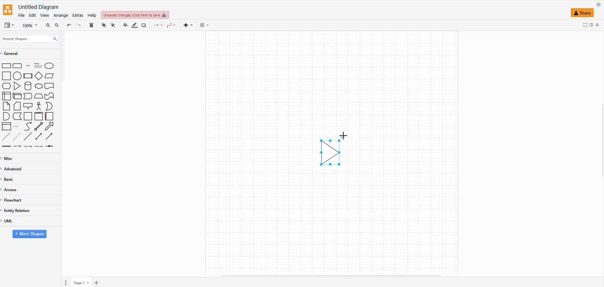 This screenshot has width=604, height=287. I want to click on Box with borders, so click(28, 76).